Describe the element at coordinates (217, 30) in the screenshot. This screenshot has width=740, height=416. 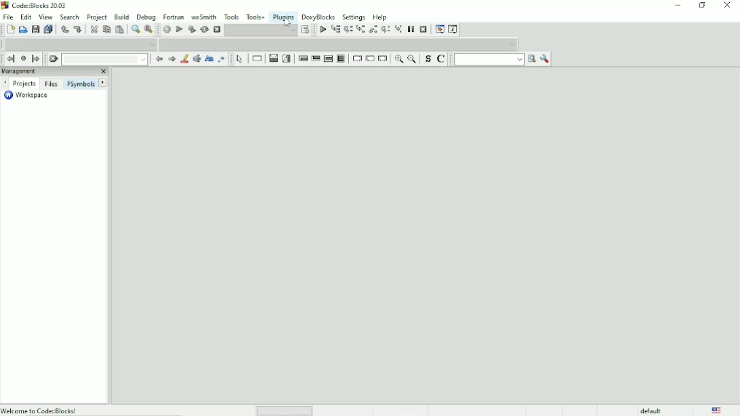
I see `Abort` at that location.